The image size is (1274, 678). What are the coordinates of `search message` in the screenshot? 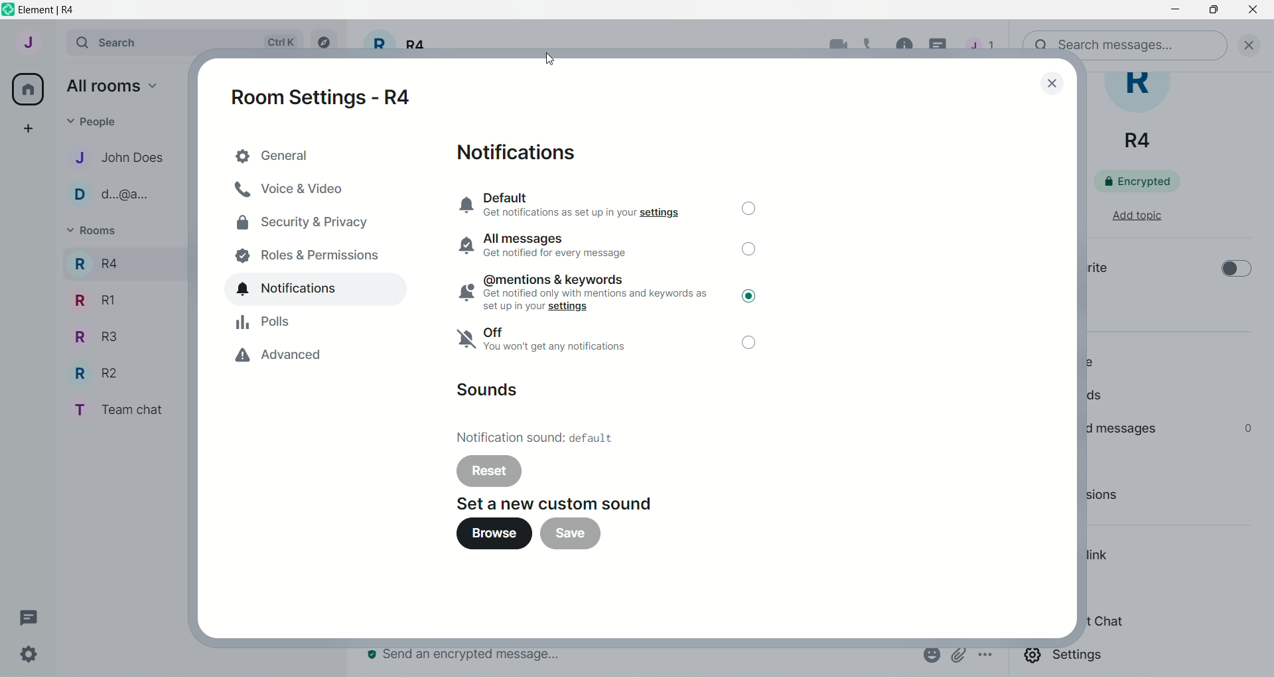 It's located at (1127, 42).